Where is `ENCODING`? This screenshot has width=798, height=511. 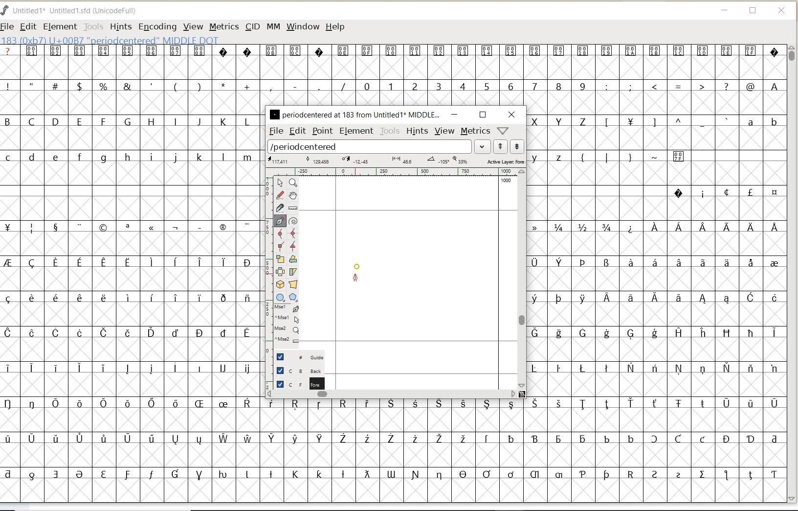
ENCODING is located at coordinates (157, 27).